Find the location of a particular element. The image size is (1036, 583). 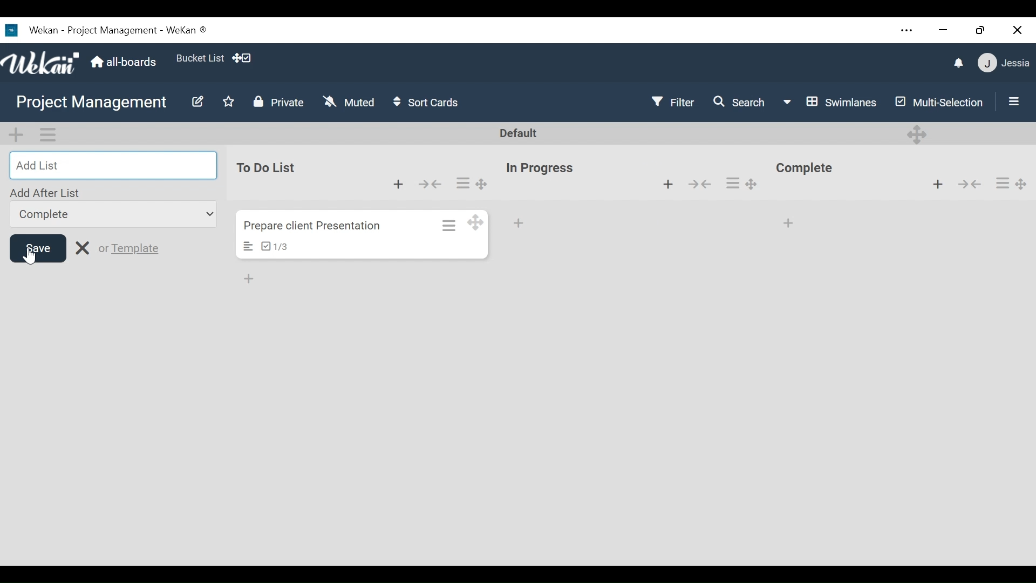

Collapse is located at coordinates (971, 185).